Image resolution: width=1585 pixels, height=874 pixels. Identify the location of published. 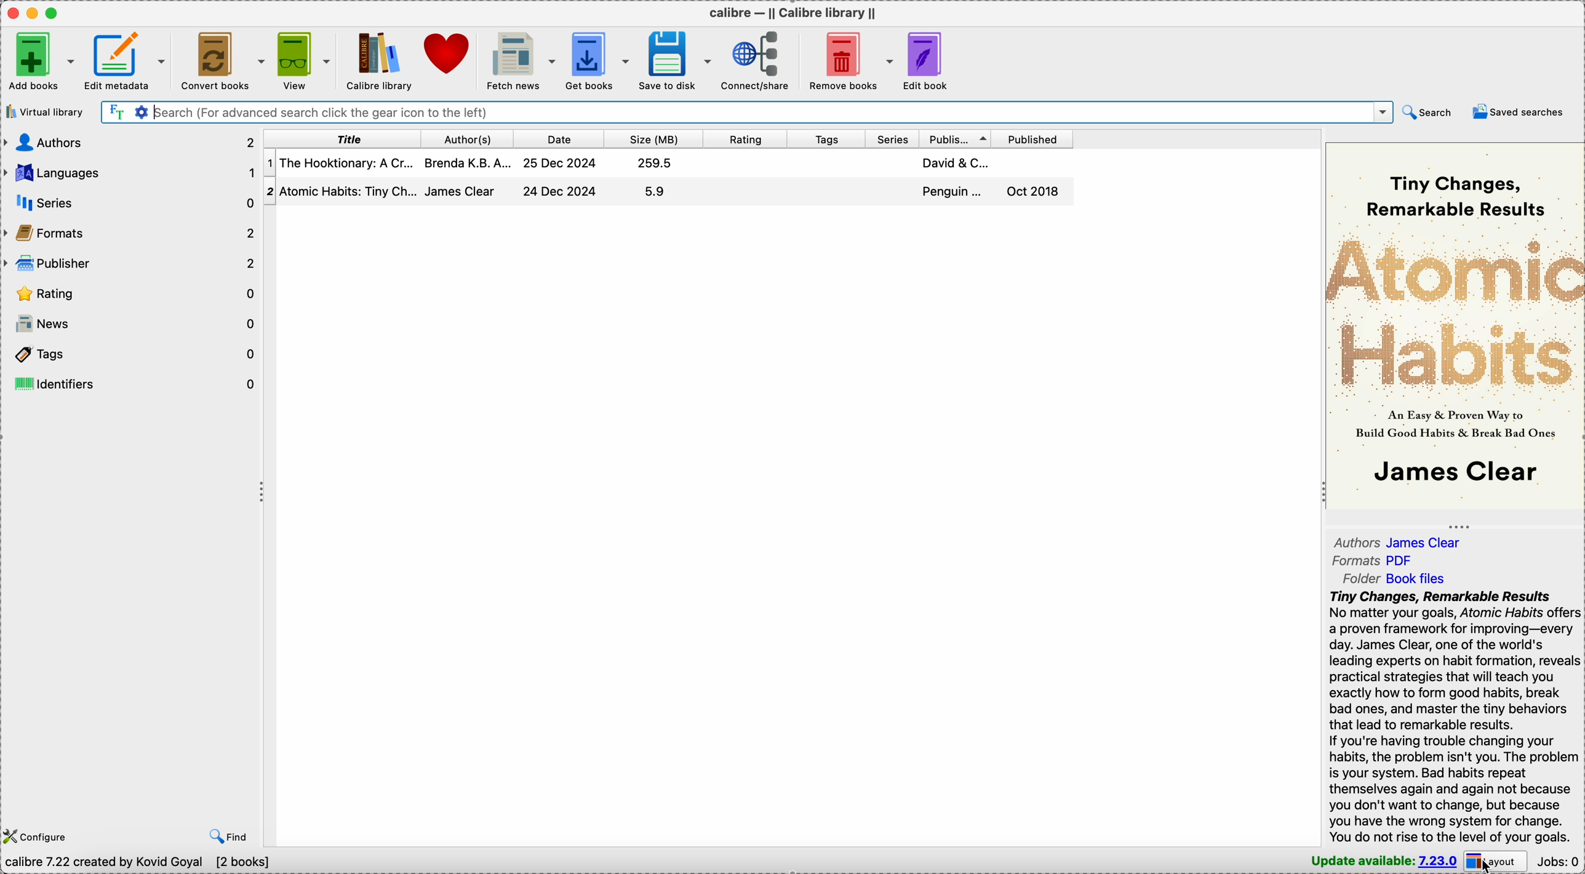
(1032, 139).